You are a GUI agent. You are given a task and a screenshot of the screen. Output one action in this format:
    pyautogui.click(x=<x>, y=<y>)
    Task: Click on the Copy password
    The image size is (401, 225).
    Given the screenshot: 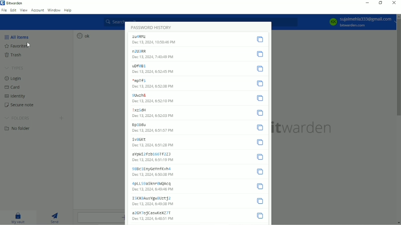 What is the action you would take?
    pyautogui.click(x=261, y=84)
    